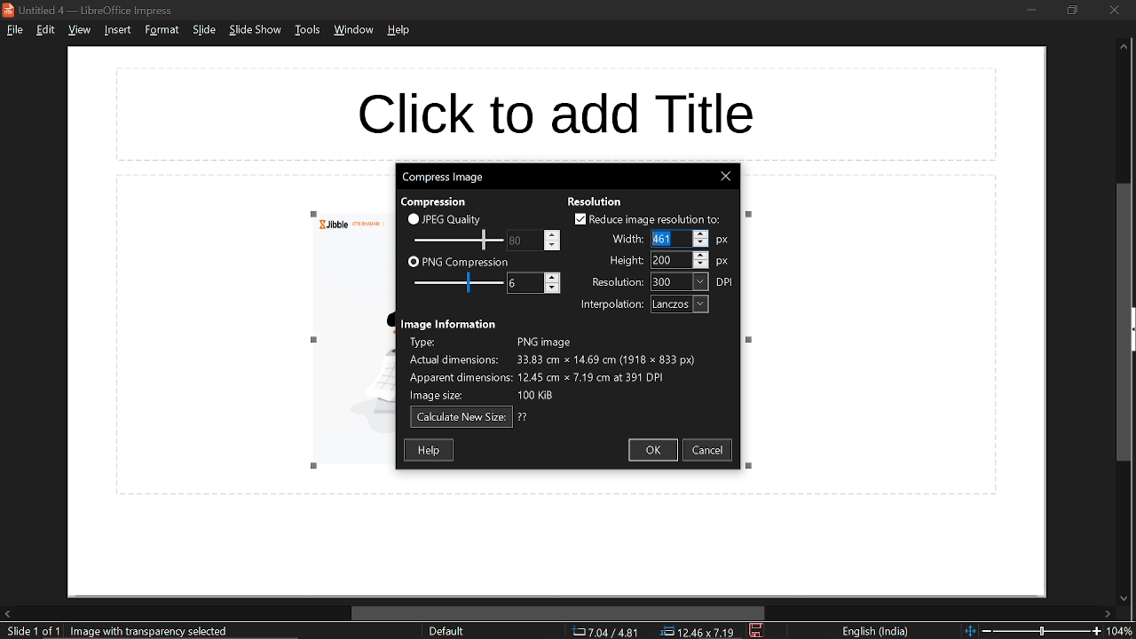 This screenshot has height=639, width=1136. Describe the element at coordinates (459, 239) in the screenshot. I see `JPEG quality scale` at that location.